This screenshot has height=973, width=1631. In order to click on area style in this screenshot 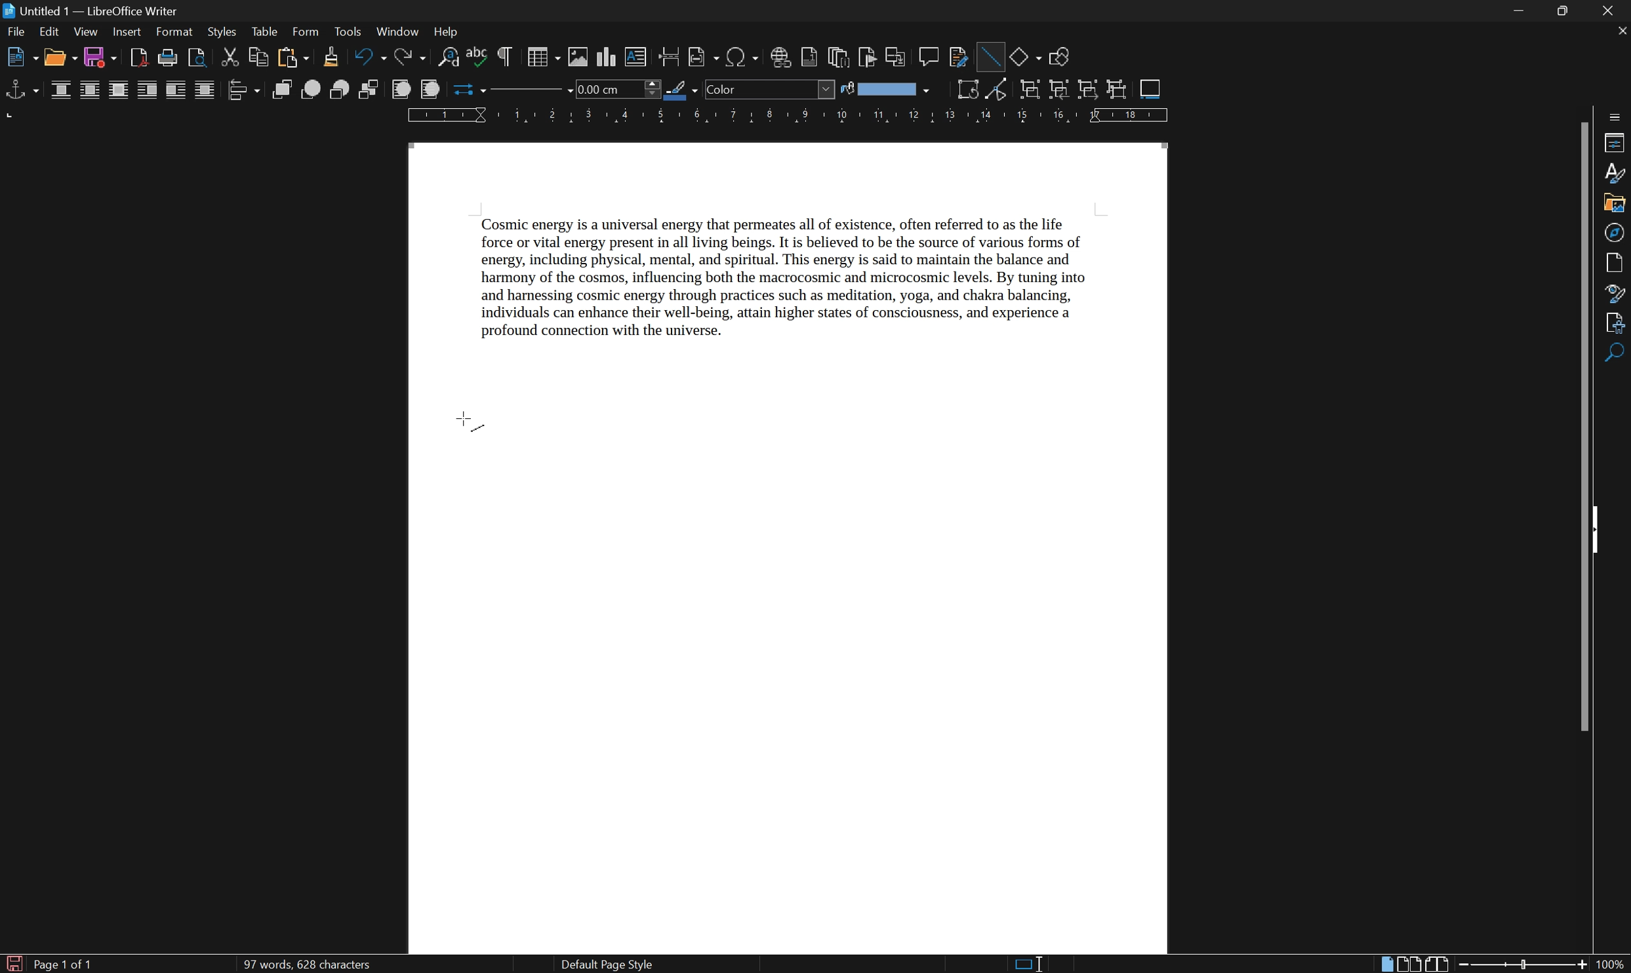, I will do `click(770, 89)`.